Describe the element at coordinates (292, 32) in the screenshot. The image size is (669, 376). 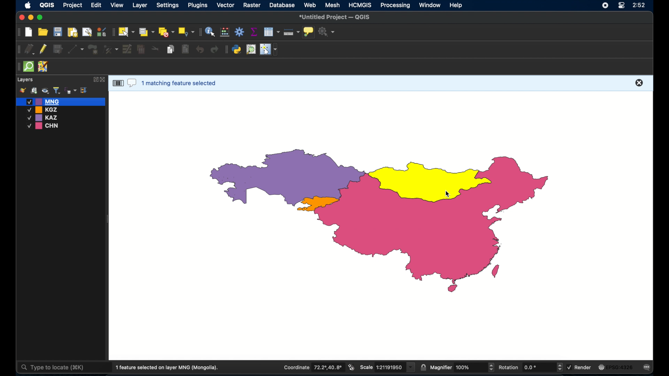
I see `measure line` at that location.